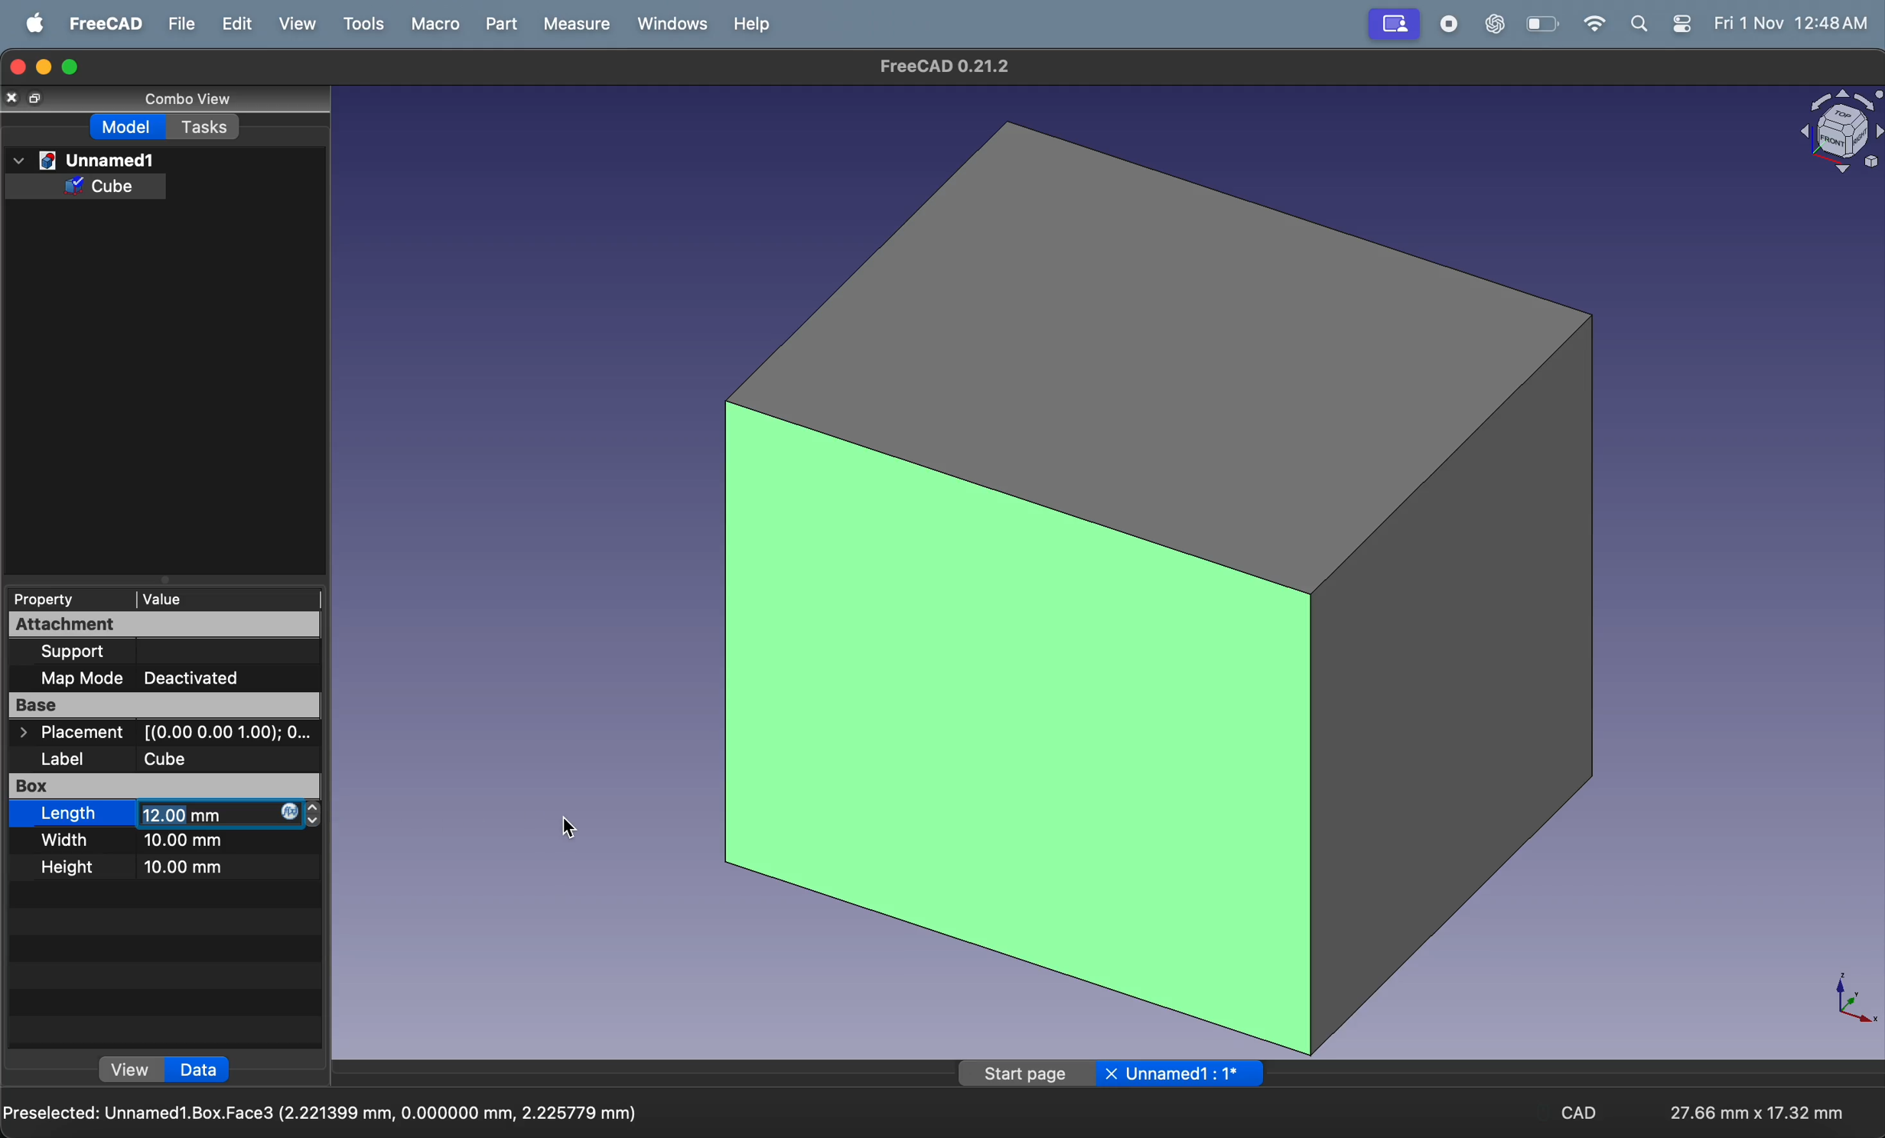 The height and width of the screenshot is (1138, 1885). Describe the element at coordinates (80, 785) in the screenshot. I see `box` at that location.